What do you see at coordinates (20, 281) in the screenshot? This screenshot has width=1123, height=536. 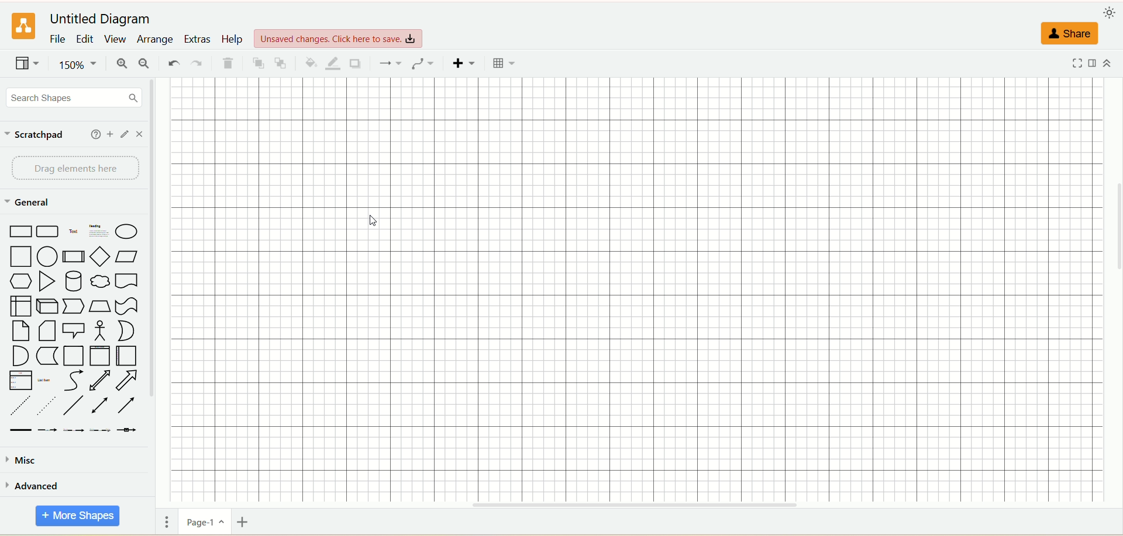 I see `hexagon` at bounding box center [20, 281].